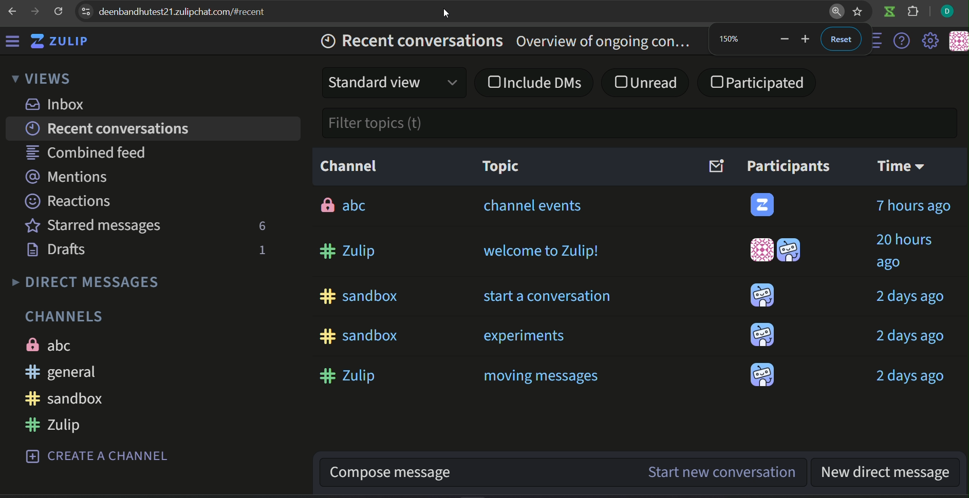  I want to click on extension, so click(914, 13).